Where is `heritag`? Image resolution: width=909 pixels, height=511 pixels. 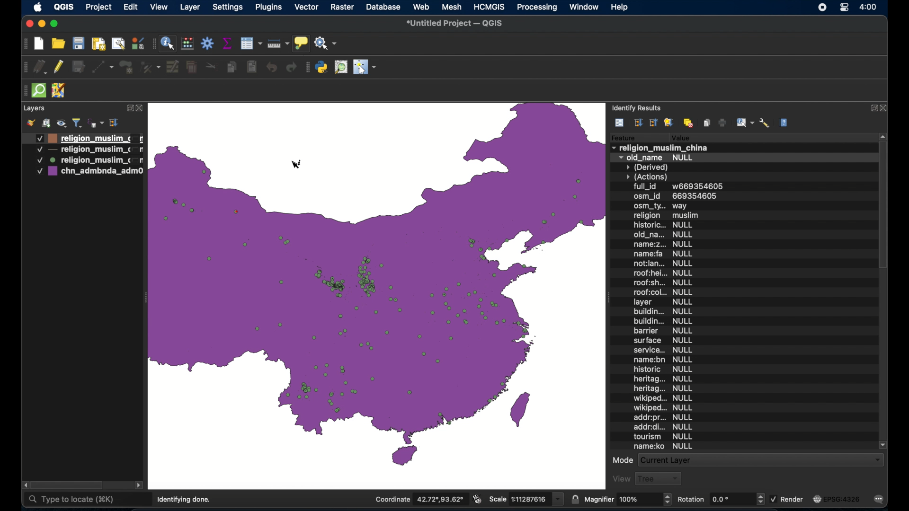 heritag is located at coordinates (662, 389).